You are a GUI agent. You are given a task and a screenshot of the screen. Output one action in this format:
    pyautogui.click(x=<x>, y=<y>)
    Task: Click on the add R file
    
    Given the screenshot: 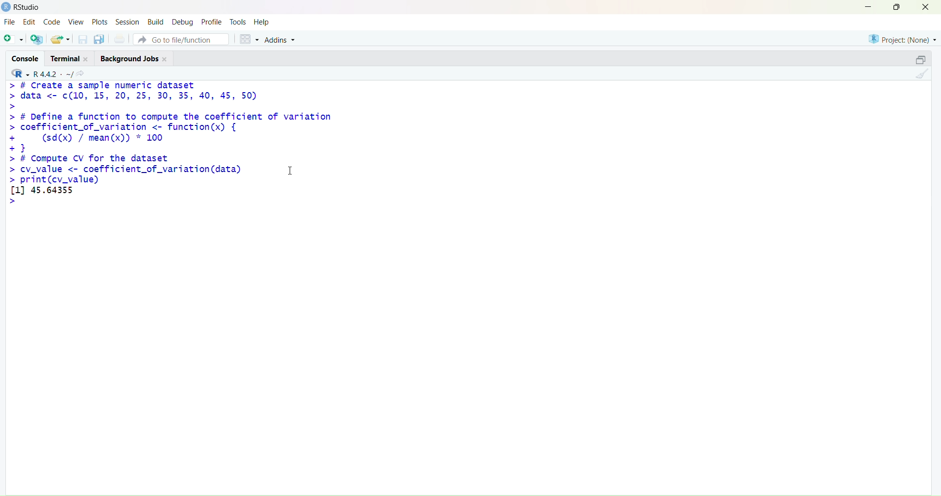 What is the action you would take?
    pyautogui.click(x=37, y=40)
    